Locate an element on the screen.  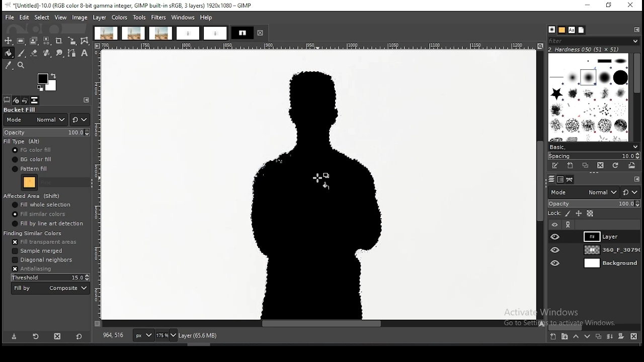
save tool preset is located at coordinates (14, 336).